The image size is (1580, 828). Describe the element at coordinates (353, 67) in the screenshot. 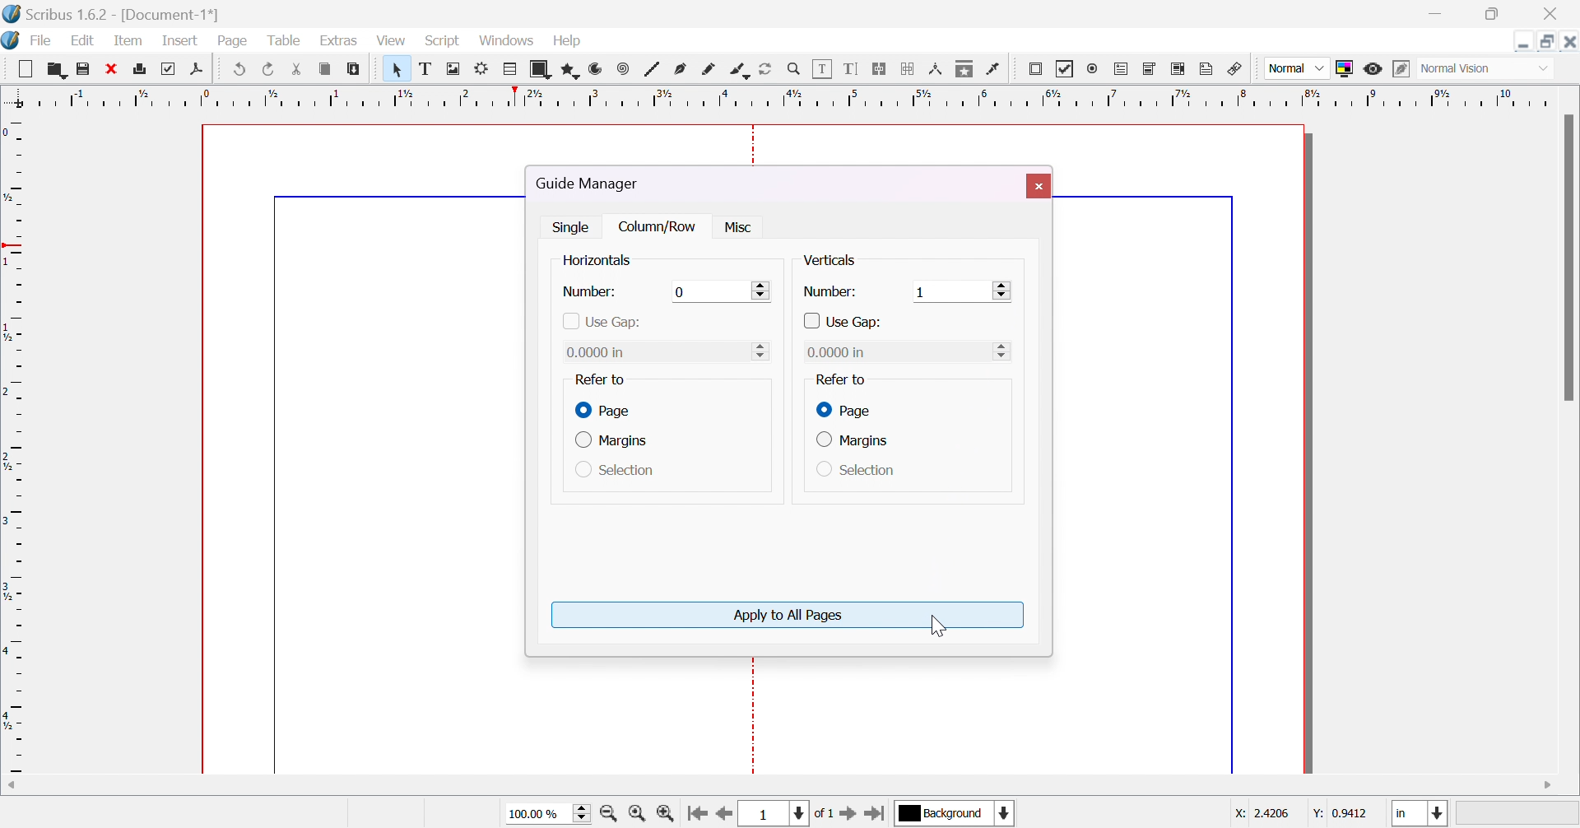

I see `paste` at that location.